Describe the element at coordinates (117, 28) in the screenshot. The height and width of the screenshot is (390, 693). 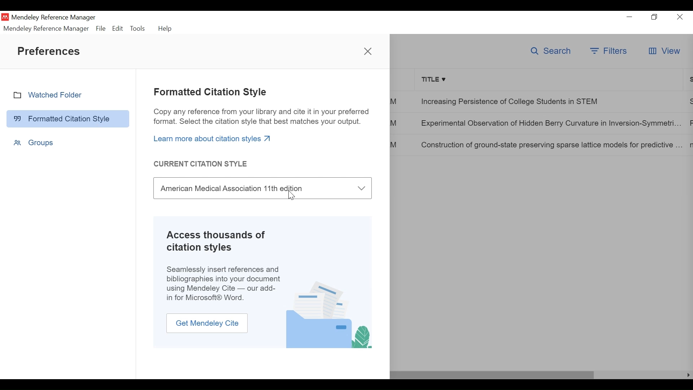
I see `Edit` at that location.